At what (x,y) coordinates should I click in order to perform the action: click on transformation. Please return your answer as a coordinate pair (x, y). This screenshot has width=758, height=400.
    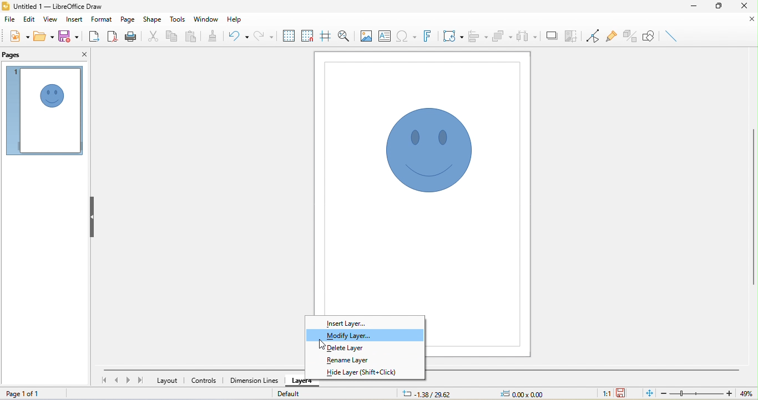
    Looking at the image, I should click on (453, 35).